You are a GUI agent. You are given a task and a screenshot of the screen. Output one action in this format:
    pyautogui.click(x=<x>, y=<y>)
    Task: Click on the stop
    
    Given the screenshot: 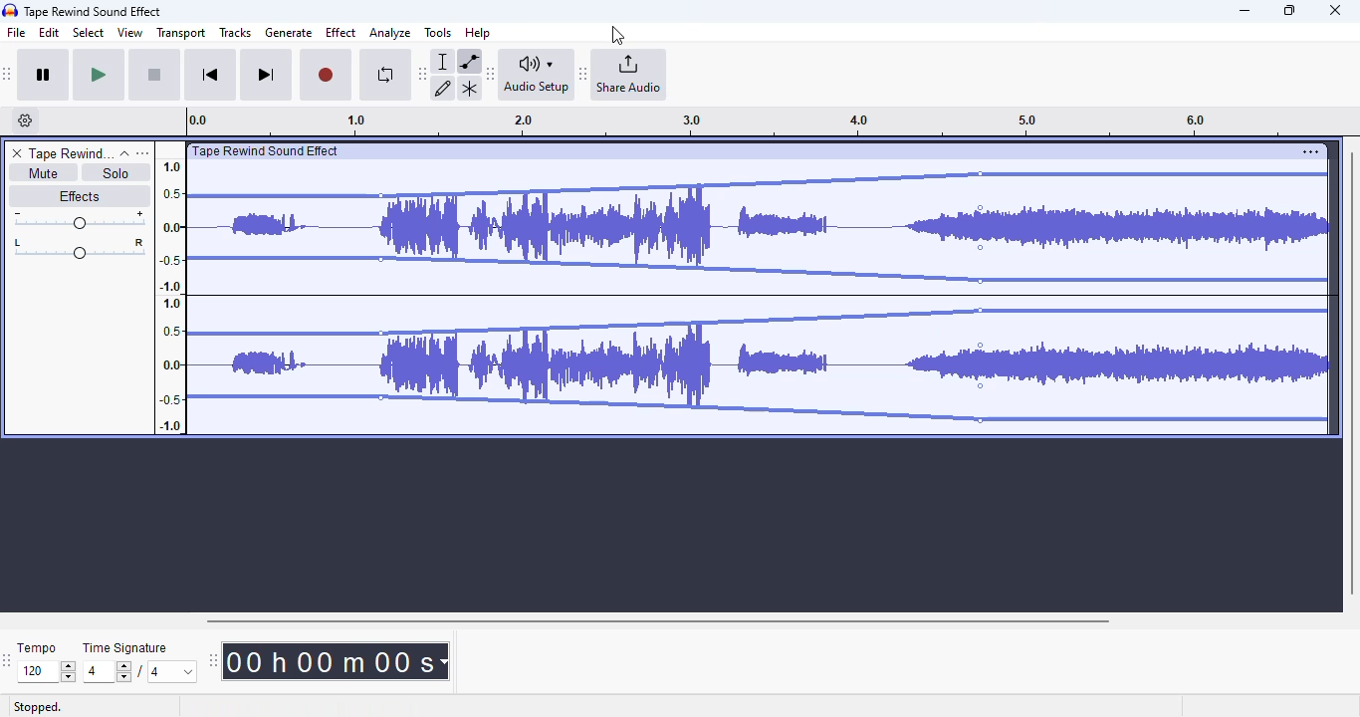 What is the action you would take?
    pyautogui.click(x=154, y=76)
    